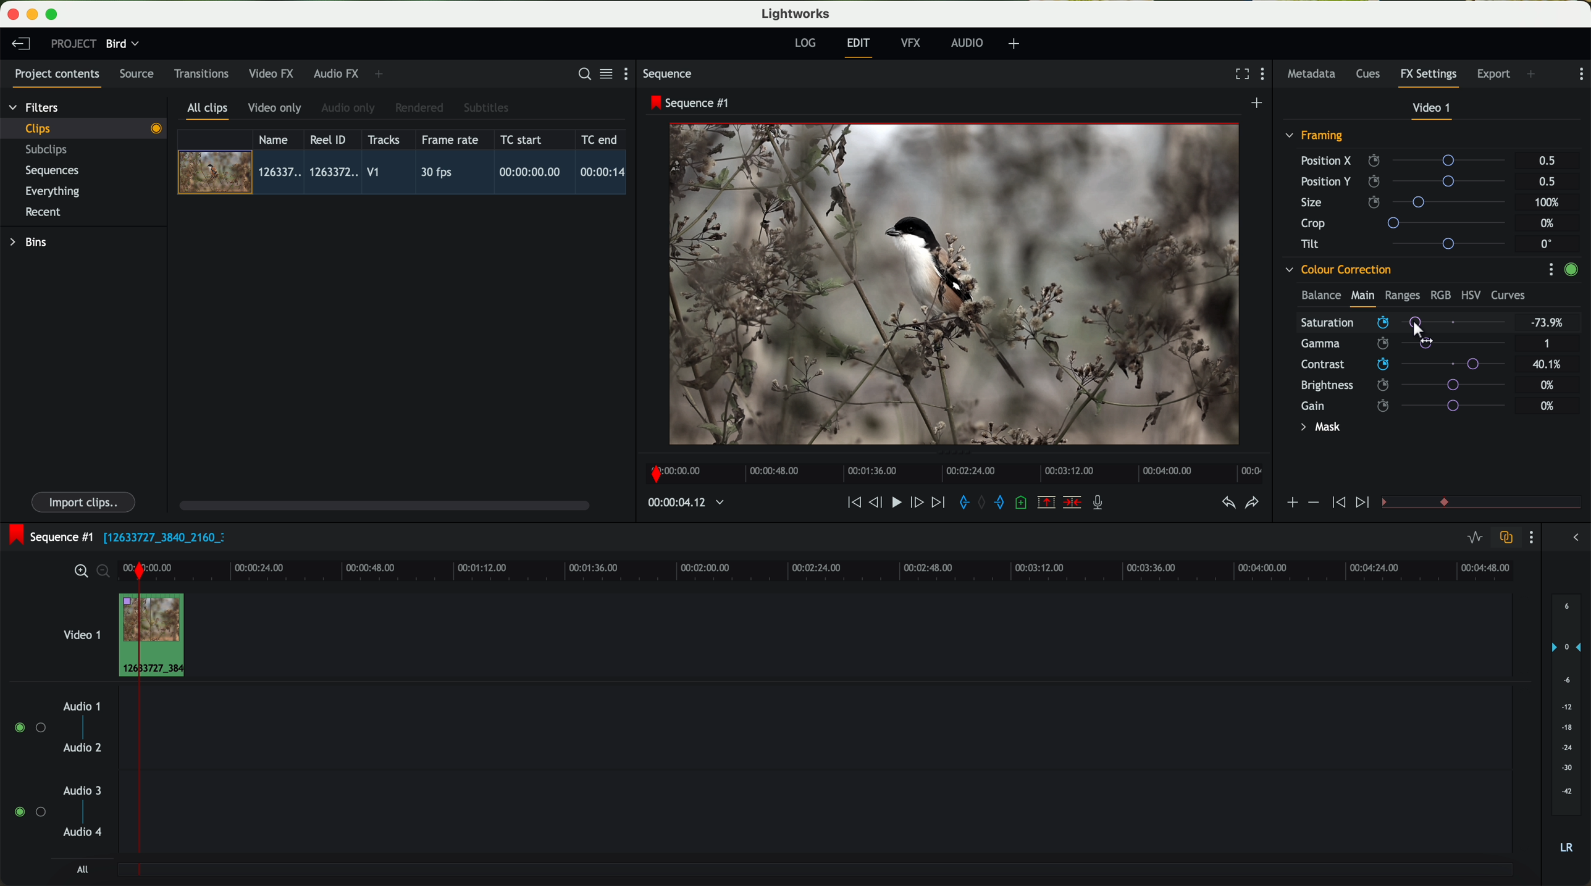 The image size is (1591, 886). Describe the element at coordinates (1408, 222) in the screenshot. I see `crop` at that location.